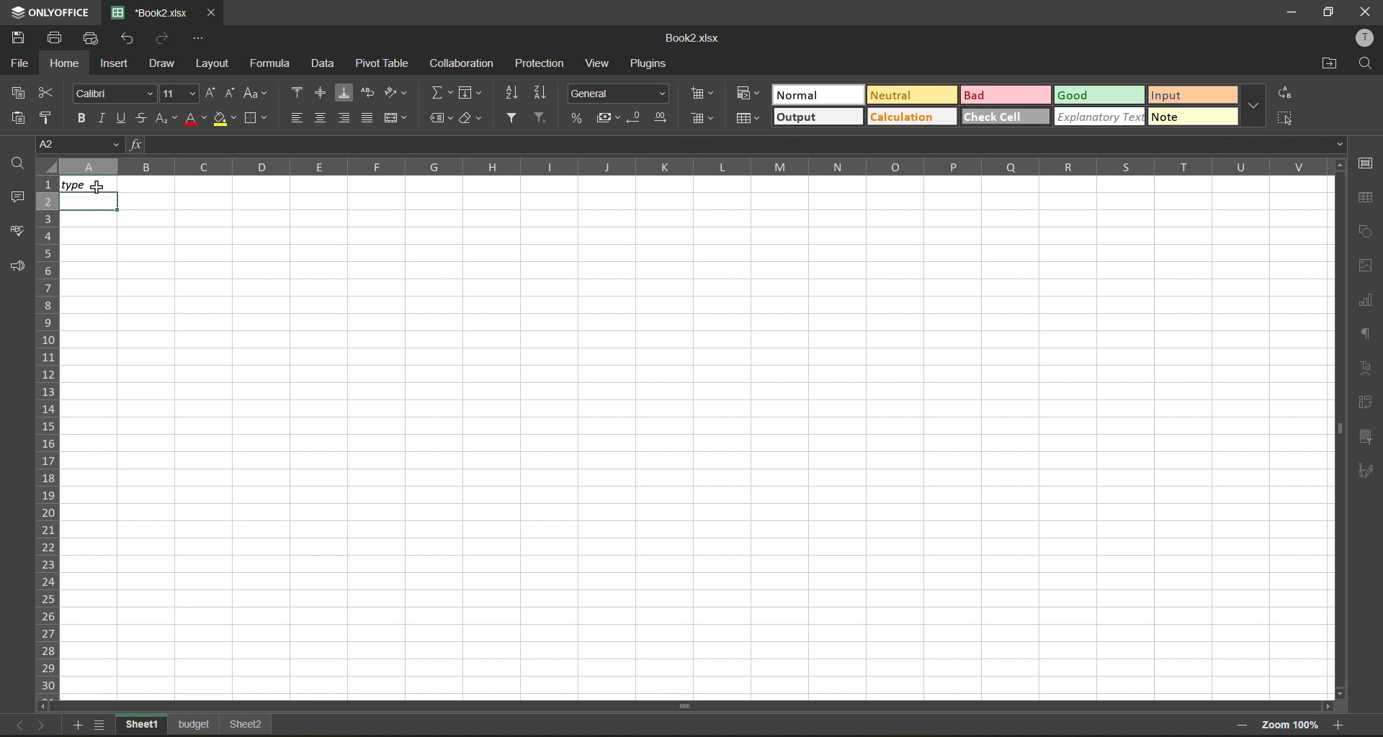 The height and width of the screenshot is (737, 1383). Describe the element at coordinates (1365, 12) in the screenshot. I see `close` at that location.